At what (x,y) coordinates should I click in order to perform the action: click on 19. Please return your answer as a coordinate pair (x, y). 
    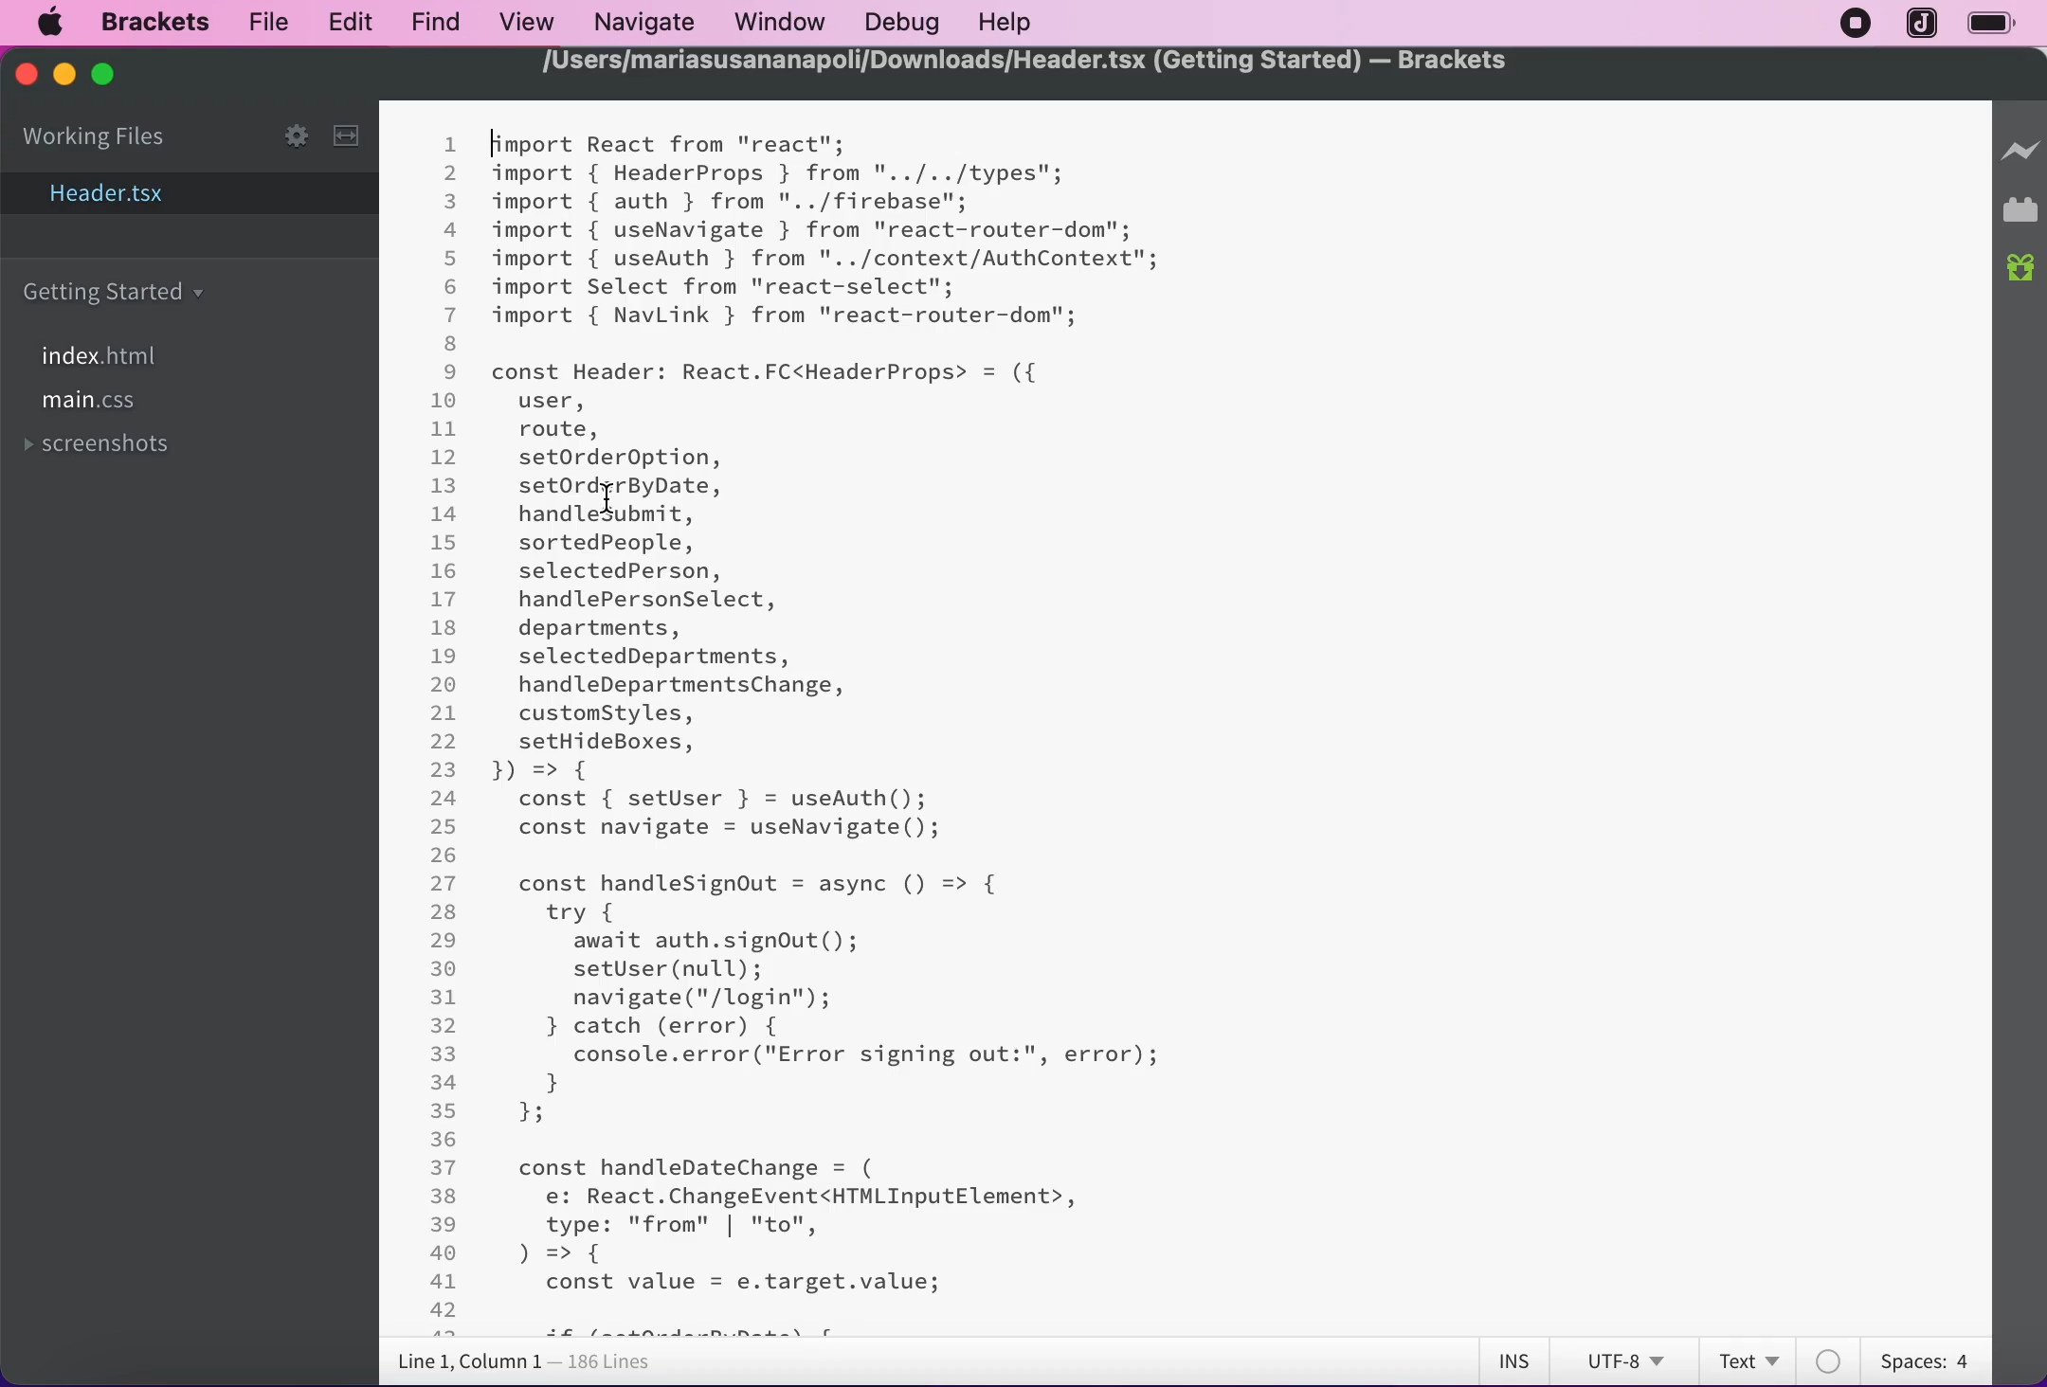
    Looking at the image, I should click on (445, 656).